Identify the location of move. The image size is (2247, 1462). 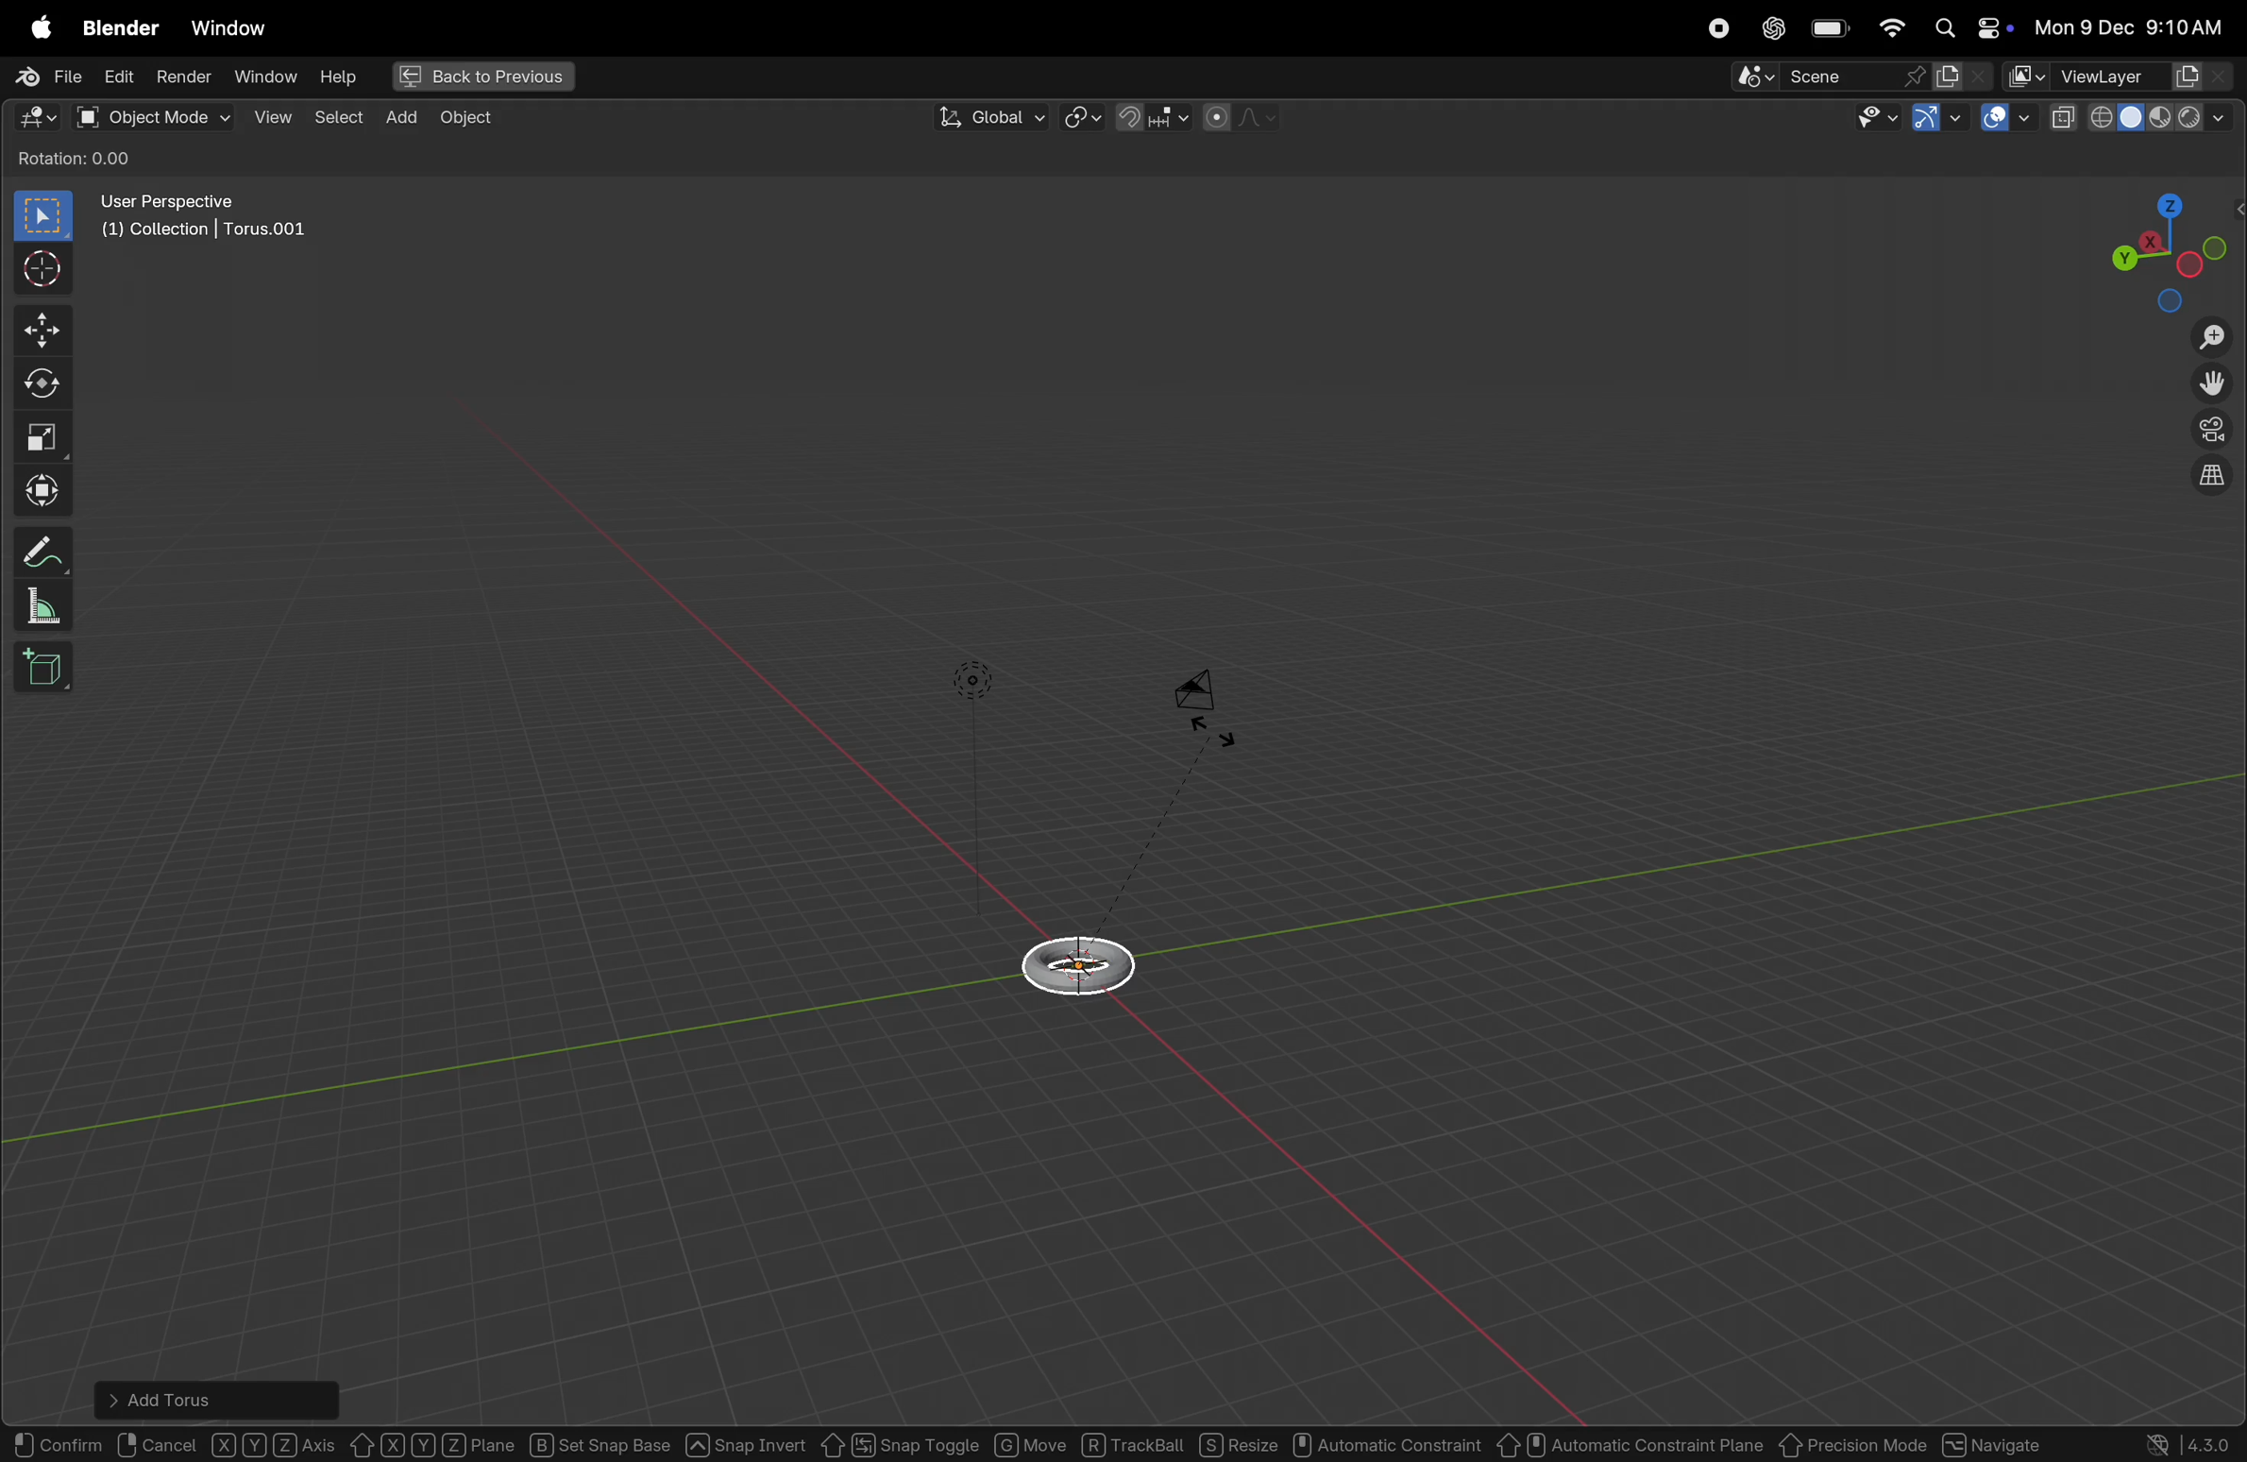
(1030, 1441).